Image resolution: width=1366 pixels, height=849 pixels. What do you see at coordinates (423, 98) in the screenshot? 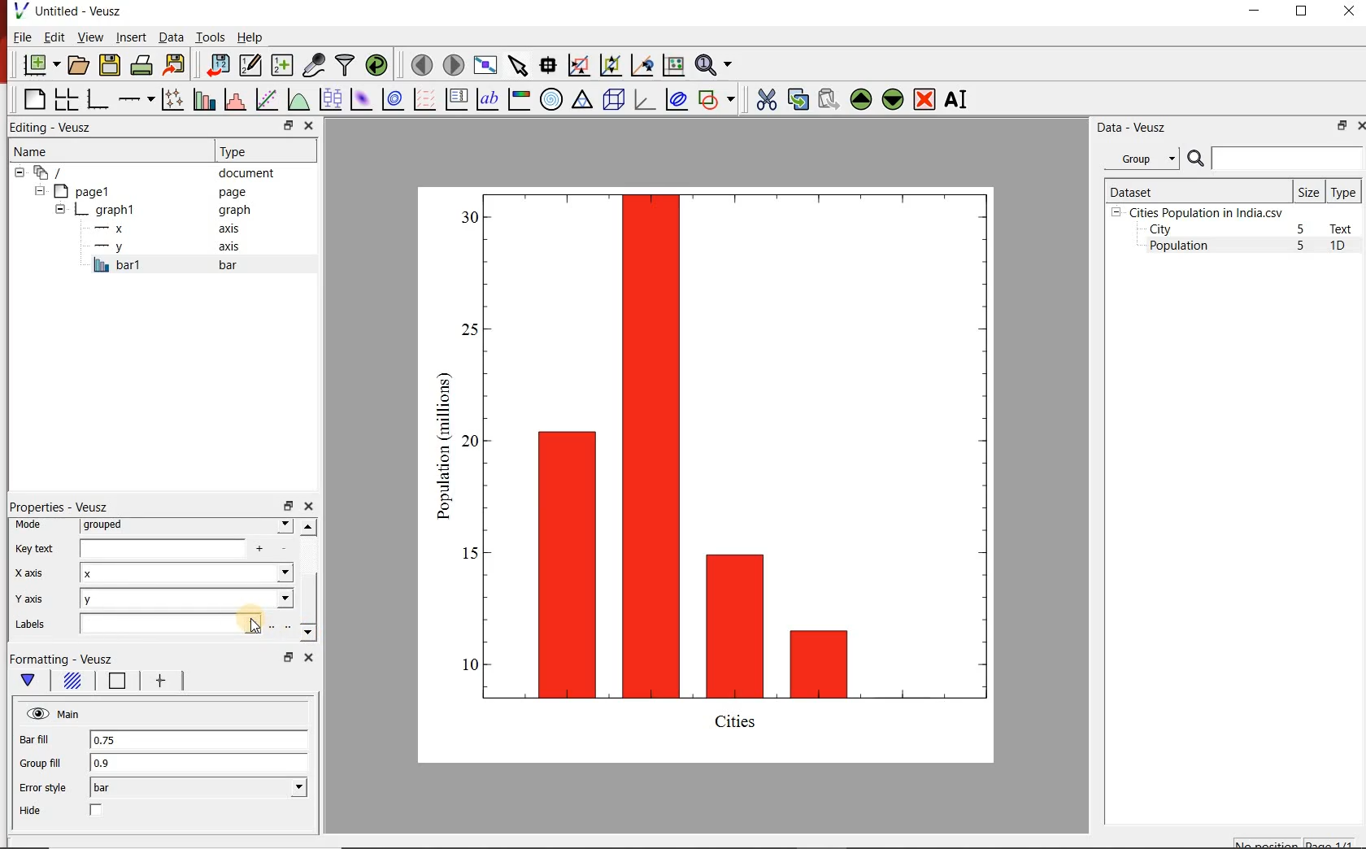
I see `plot a vector field` at bounding box center [423, 98].